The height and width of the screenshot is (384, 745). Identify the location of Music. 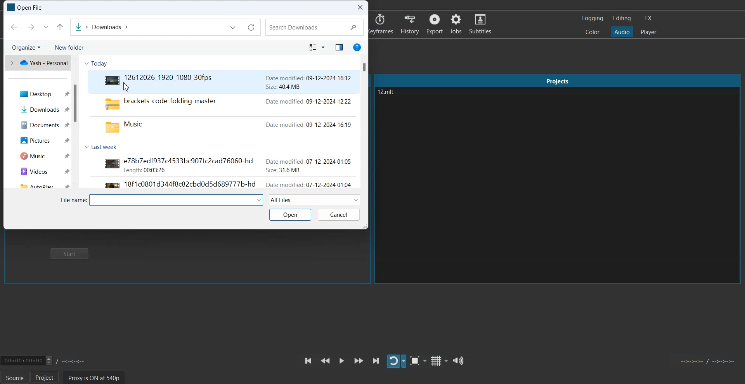
(38, 155).